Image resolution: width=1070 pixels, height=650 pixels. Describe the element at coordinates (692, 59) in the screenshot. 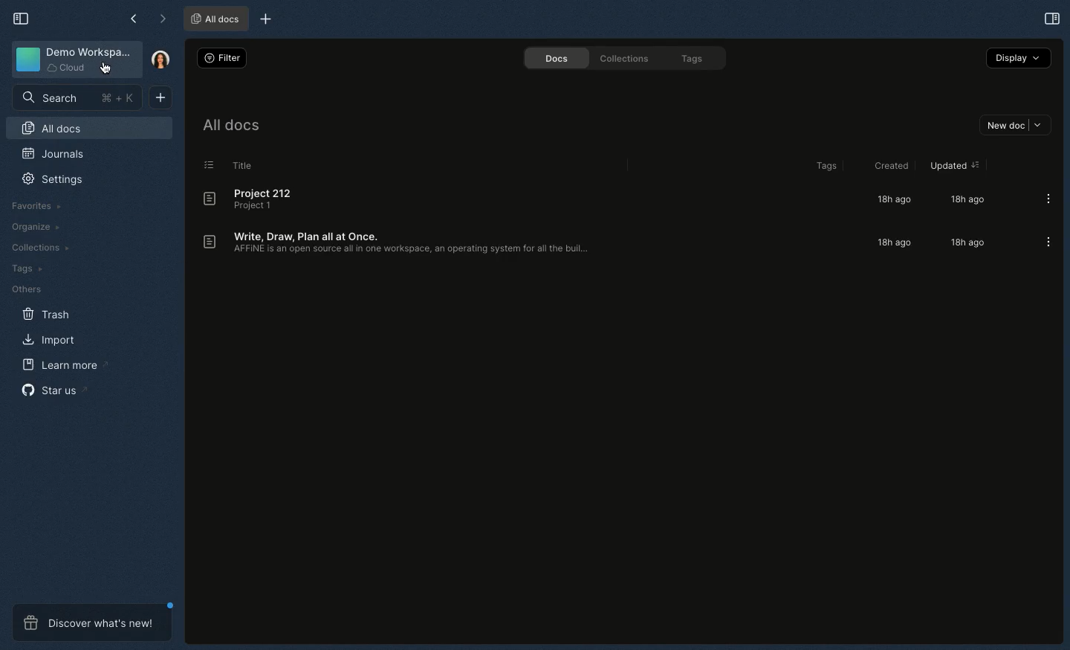

I see `Tags` at that location.